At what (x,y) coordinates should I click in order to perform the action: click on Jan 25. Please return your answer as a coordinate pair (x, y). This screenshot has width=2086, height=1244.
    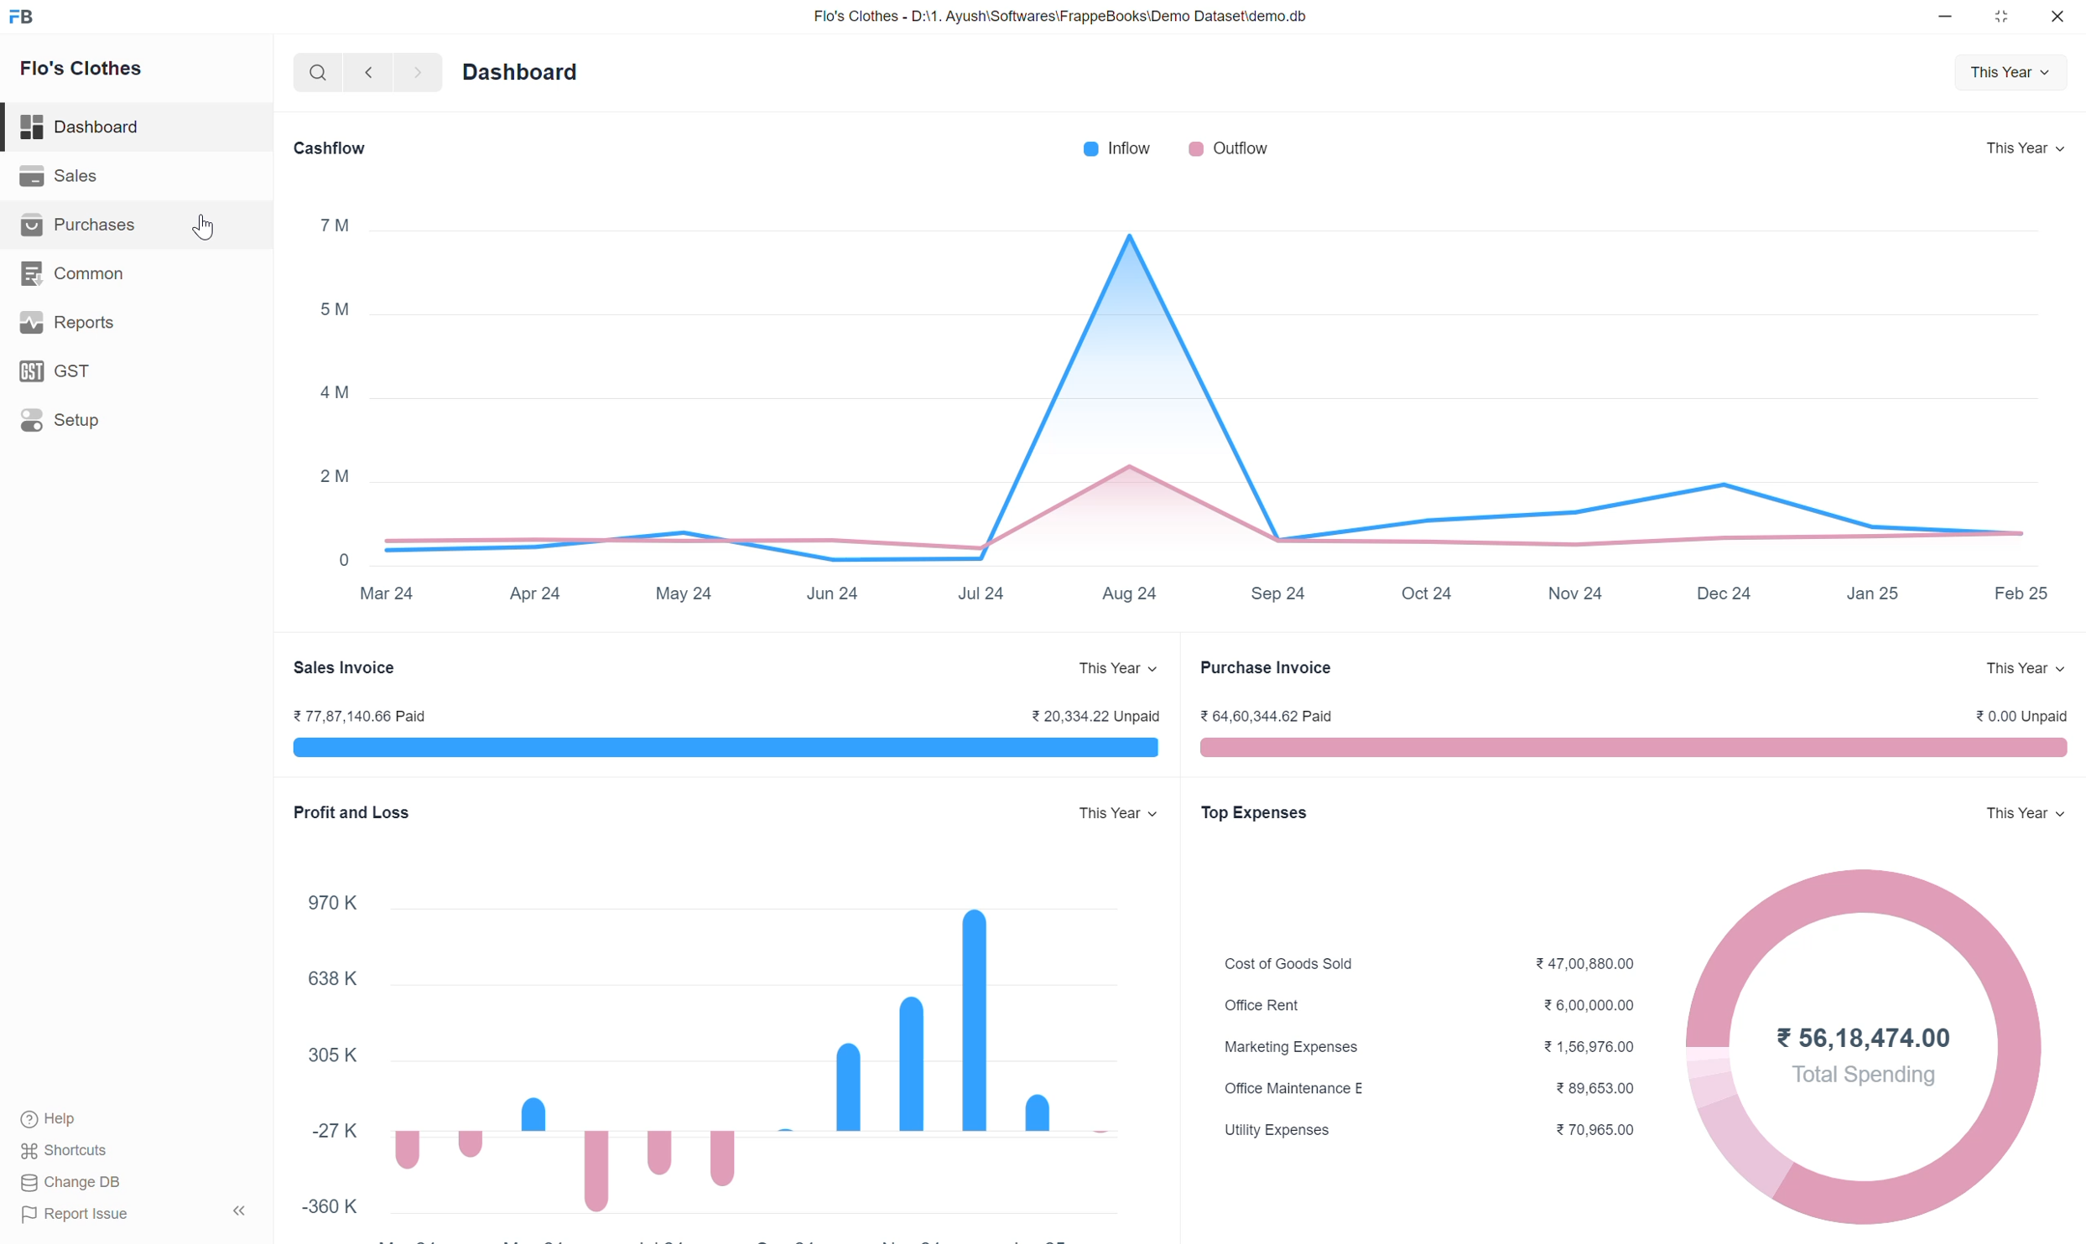
    Looking at the image, I should click on (1874, 593).